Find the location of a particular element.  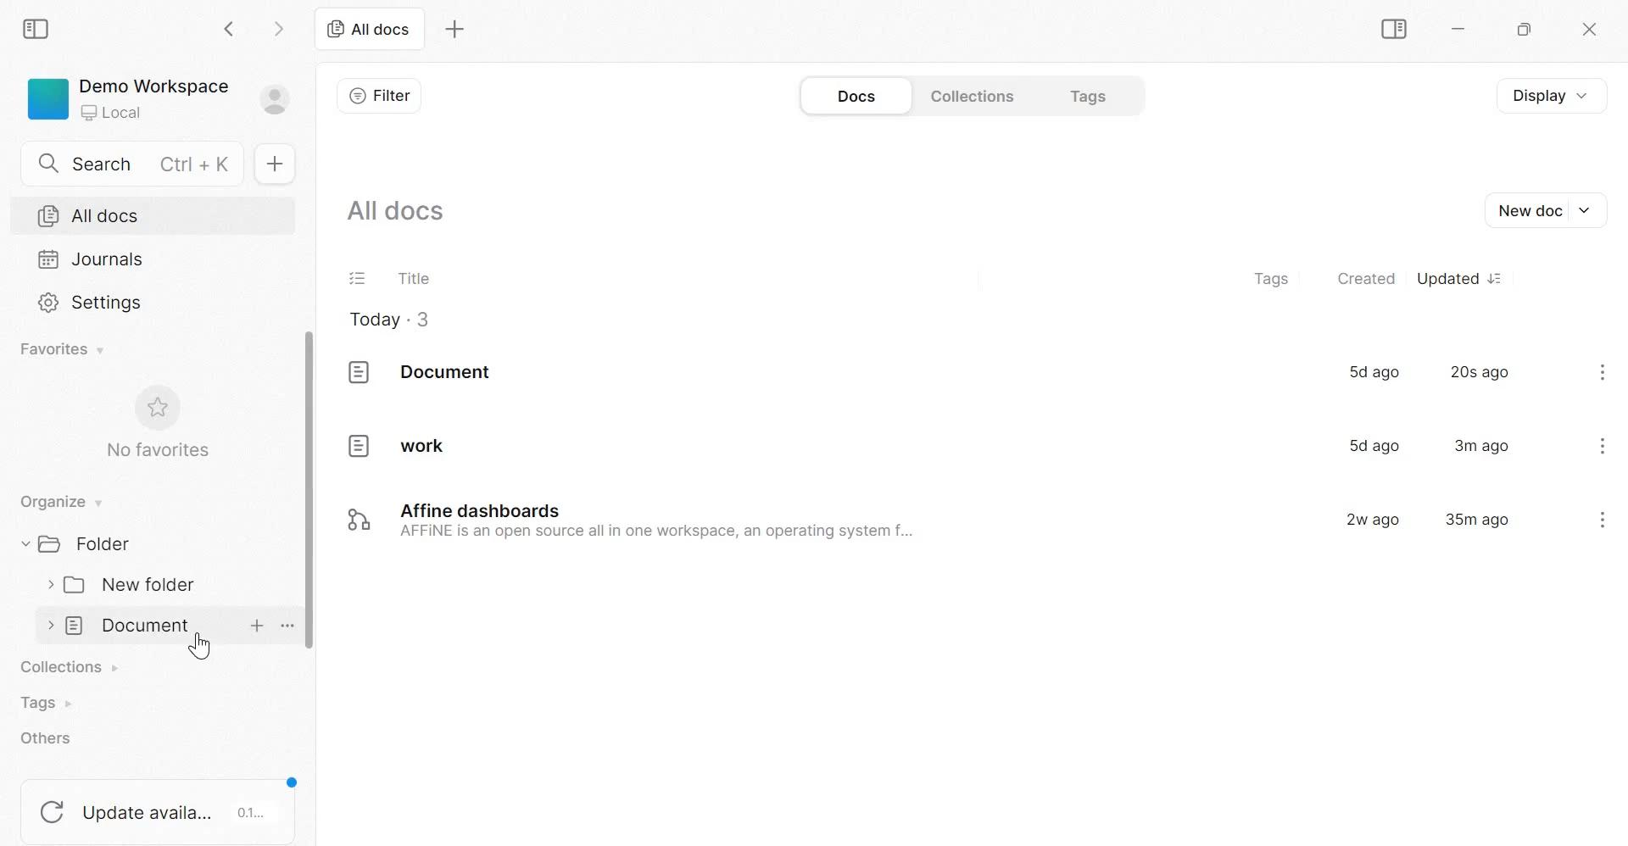

All docs is located at coordinates (91, 216).